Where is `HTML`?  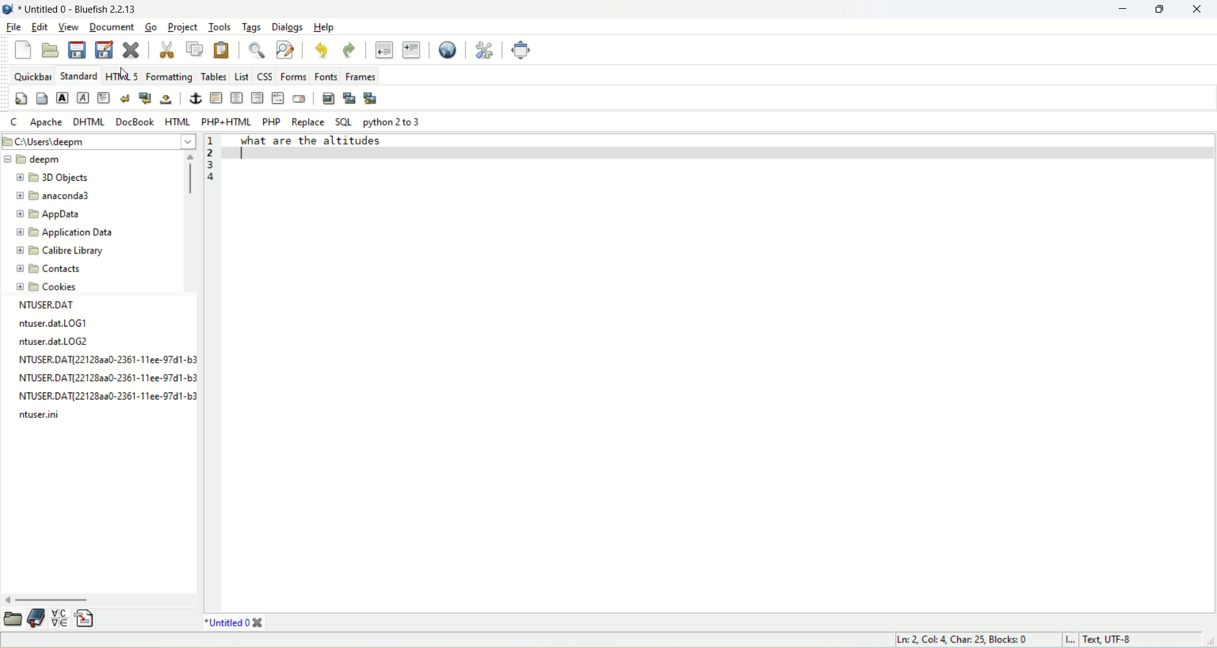
HTML is located at coordinates (122, 76).